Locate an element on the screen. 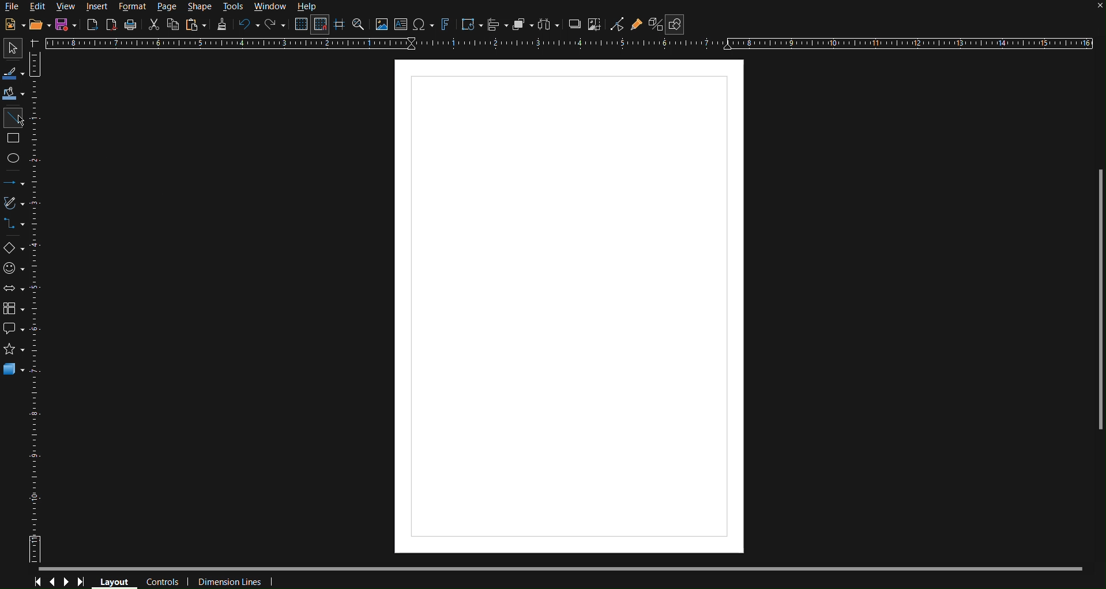  Tools is located at coordinates (234, 7).